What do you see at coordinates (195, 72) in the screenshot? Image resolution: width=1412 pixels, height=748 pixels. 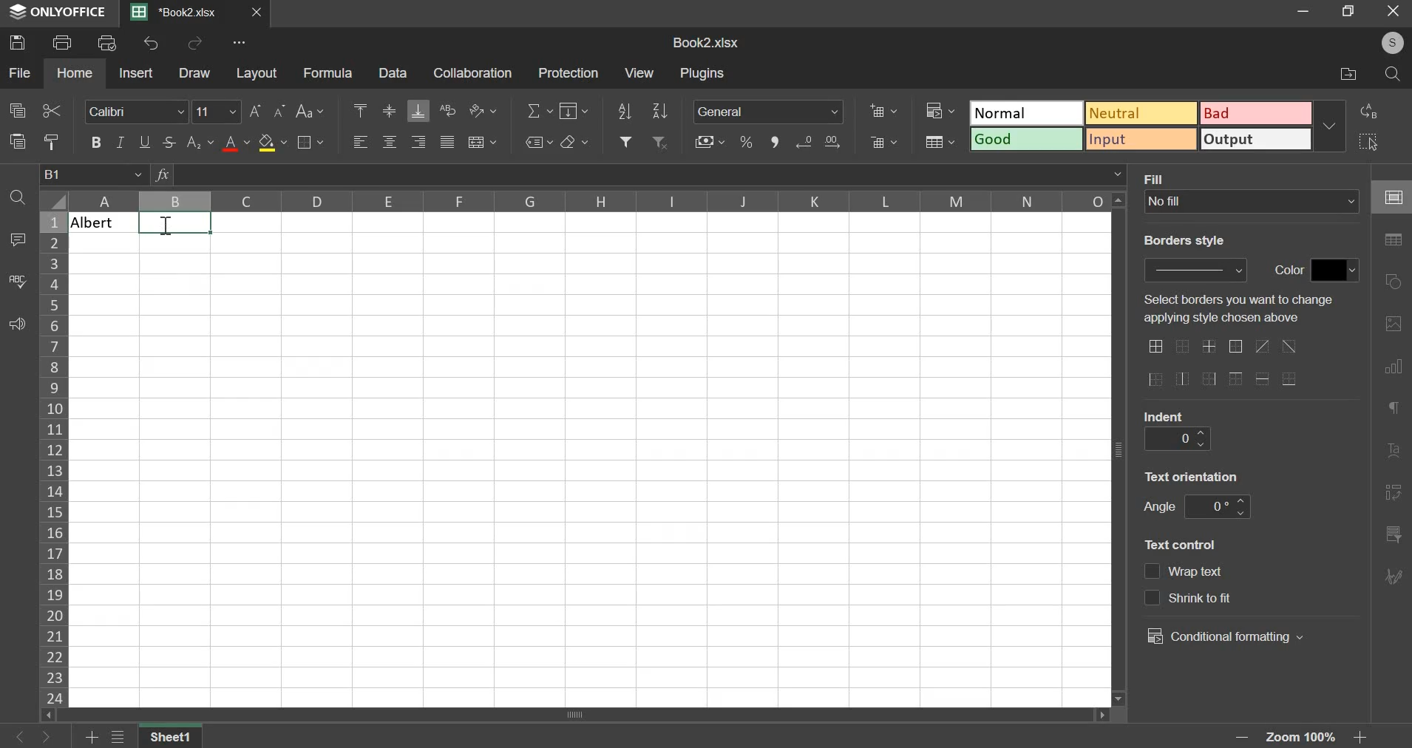 I see `draw` at bounding box center [195, 72].